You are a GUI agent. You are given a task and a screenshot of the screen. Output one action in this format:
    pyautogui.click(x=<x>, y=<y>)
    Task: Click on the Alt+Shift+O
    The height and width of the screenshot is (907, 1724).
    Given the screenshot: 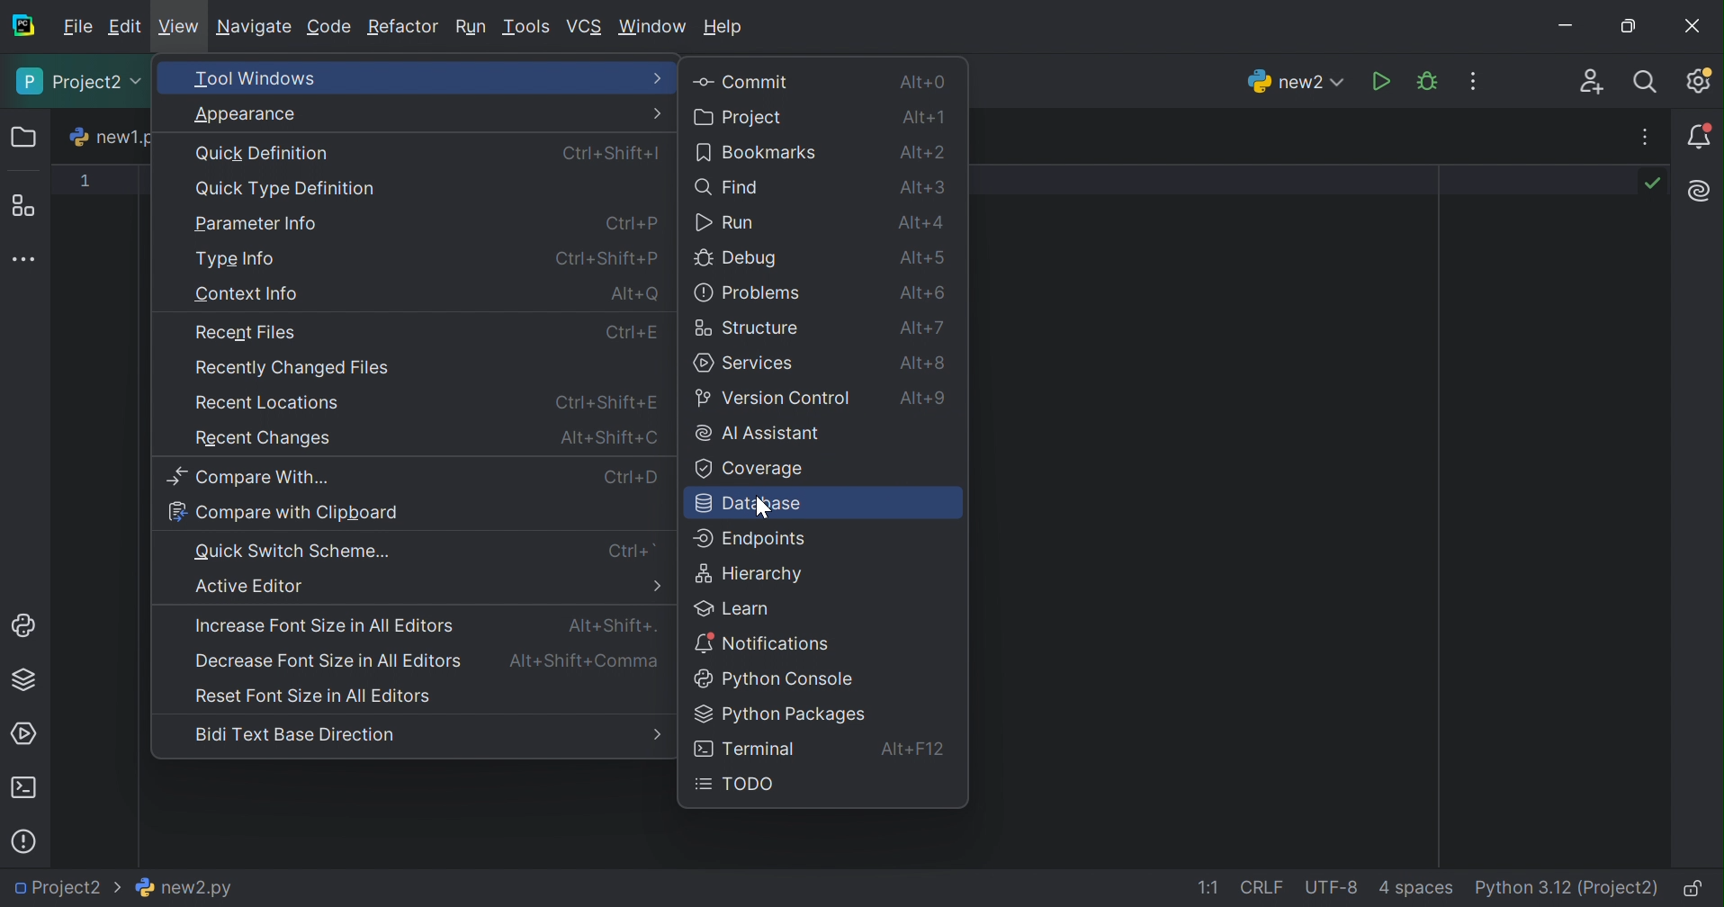 What is the action you would take?
    pyautogui.click(x=606, y=441)
    